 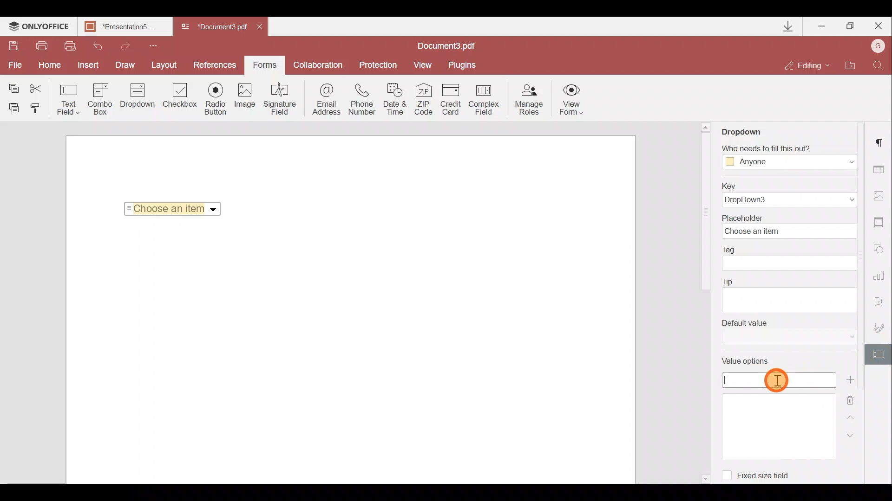 I want to click on Value options, so click(x=775, y=408).